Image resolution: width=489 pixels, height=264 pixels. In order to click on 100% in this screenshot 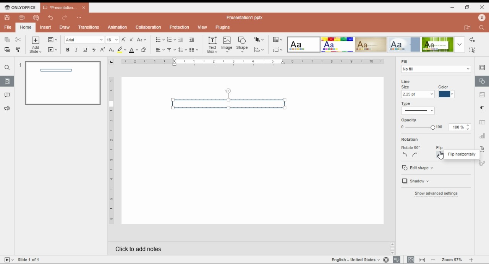, I will do `click(457, 127)`.